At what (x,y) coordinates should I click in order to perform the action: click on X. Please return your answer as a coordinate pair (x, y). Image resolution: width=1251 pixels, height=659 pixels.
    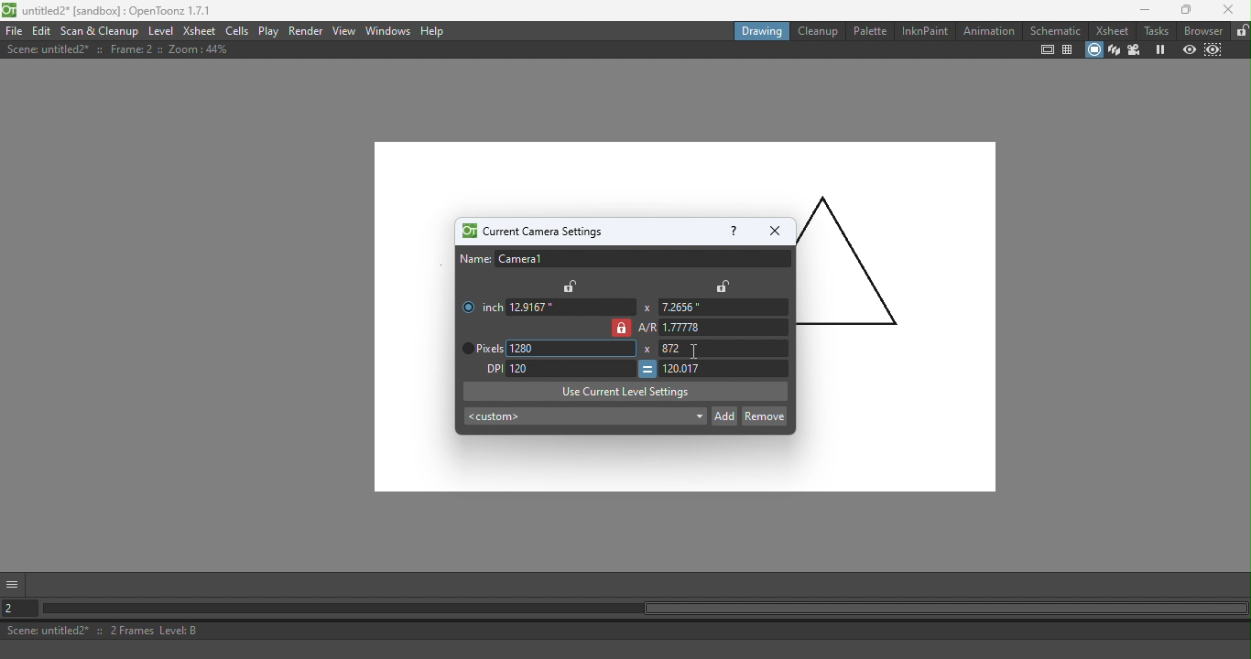
    Looking at the image, I should click on (646, 308).